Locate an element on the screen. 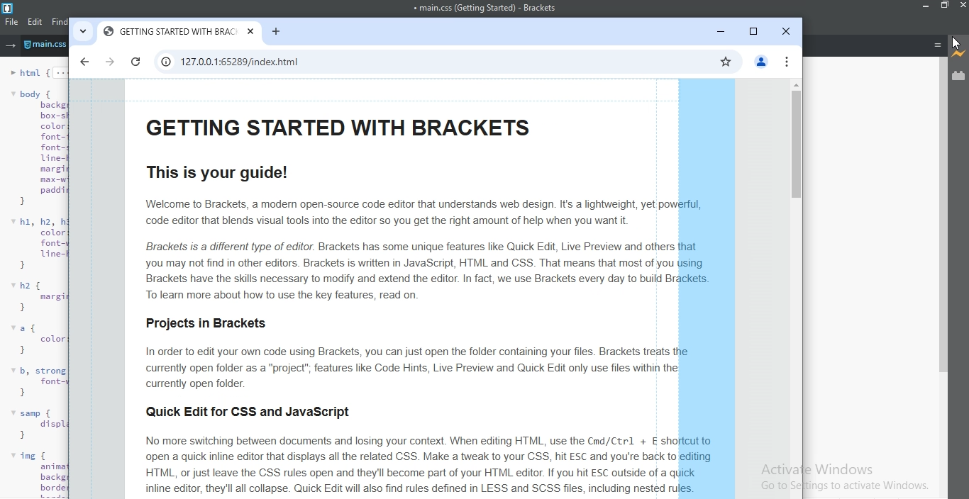  Quick Edit for CSS and JavaScript is located at coordinates (252, 413).